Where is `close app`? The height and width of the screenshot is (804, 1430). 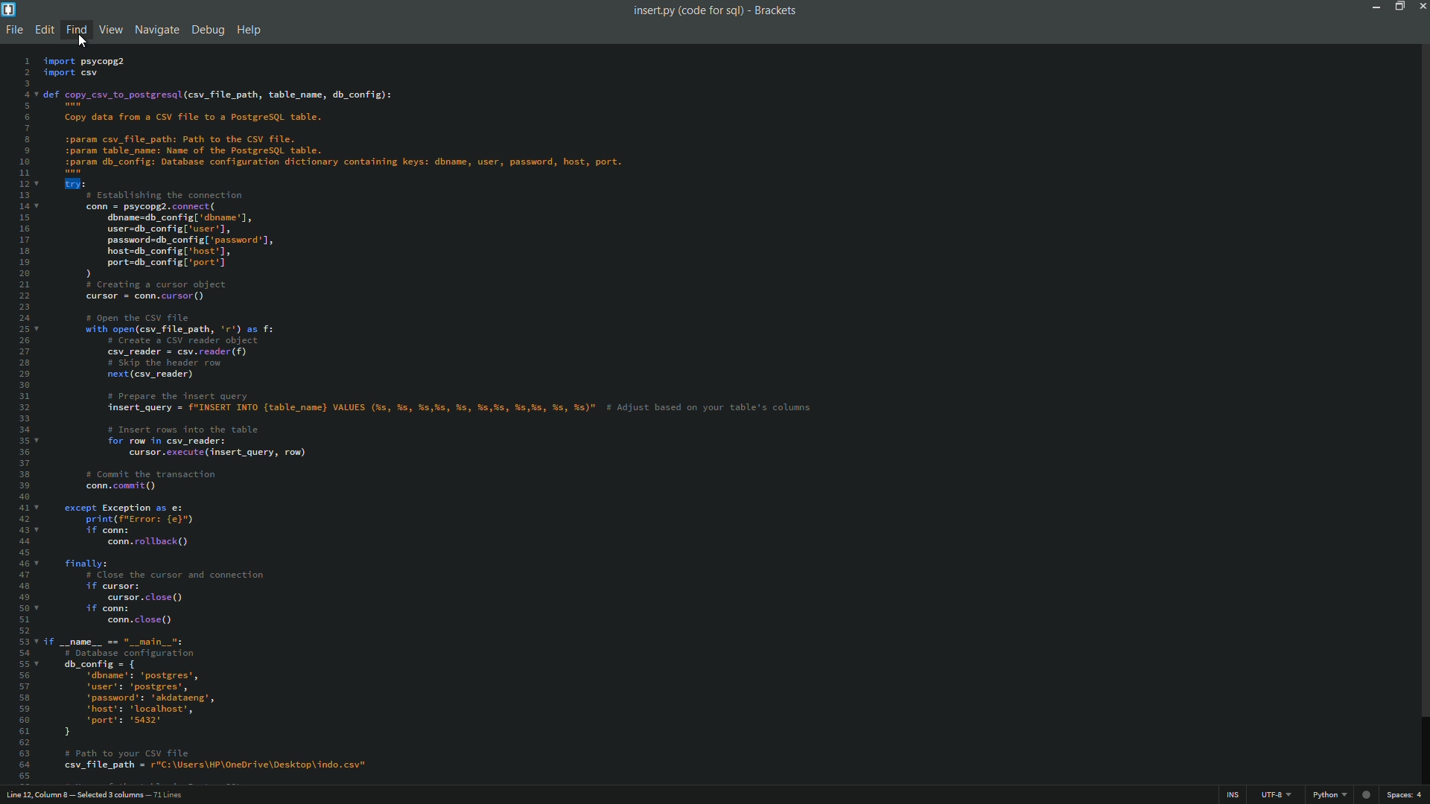 close app is located at coordinates (1421, 6).